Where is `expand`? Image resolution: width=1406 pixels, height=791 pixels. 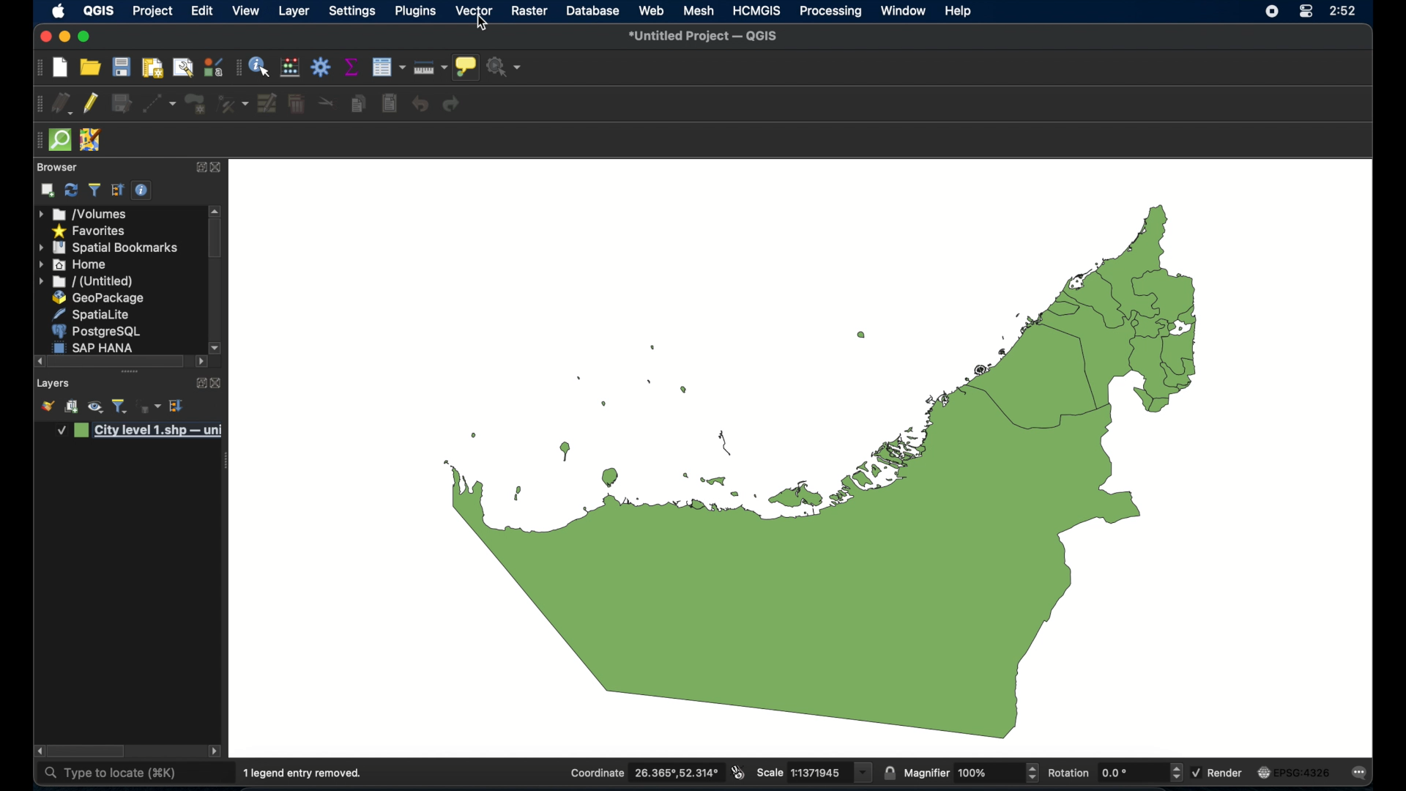
expand is located at coordinates (199, 166).